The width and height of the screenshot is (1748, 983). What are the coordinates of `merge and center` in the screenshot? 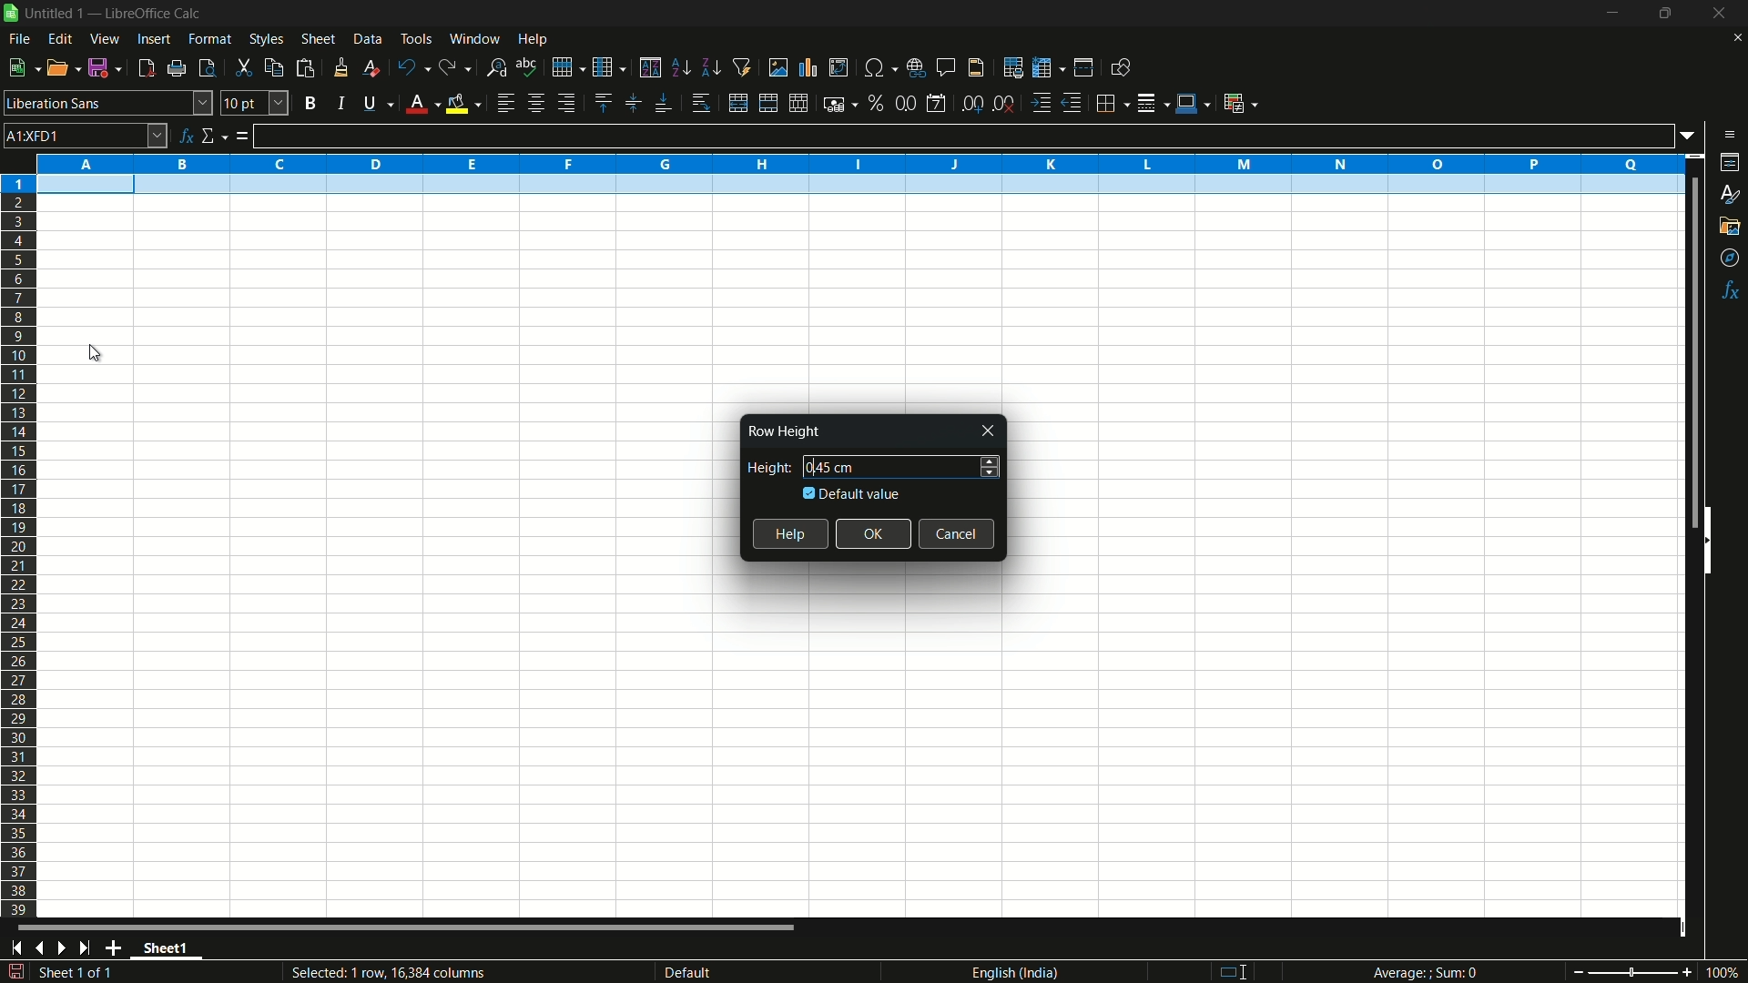 It's located at (766, 103).